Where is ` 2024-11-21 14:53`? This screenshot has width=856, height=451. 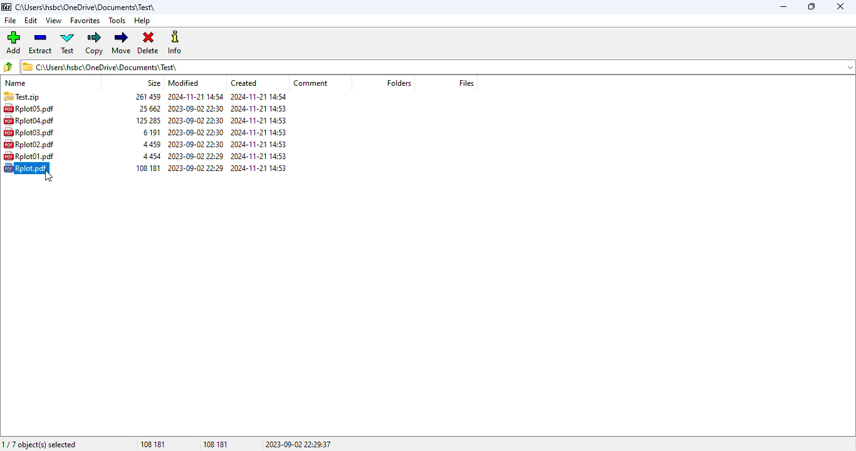
 2024-11-21 14:53 is located at coordinates (259, 133).